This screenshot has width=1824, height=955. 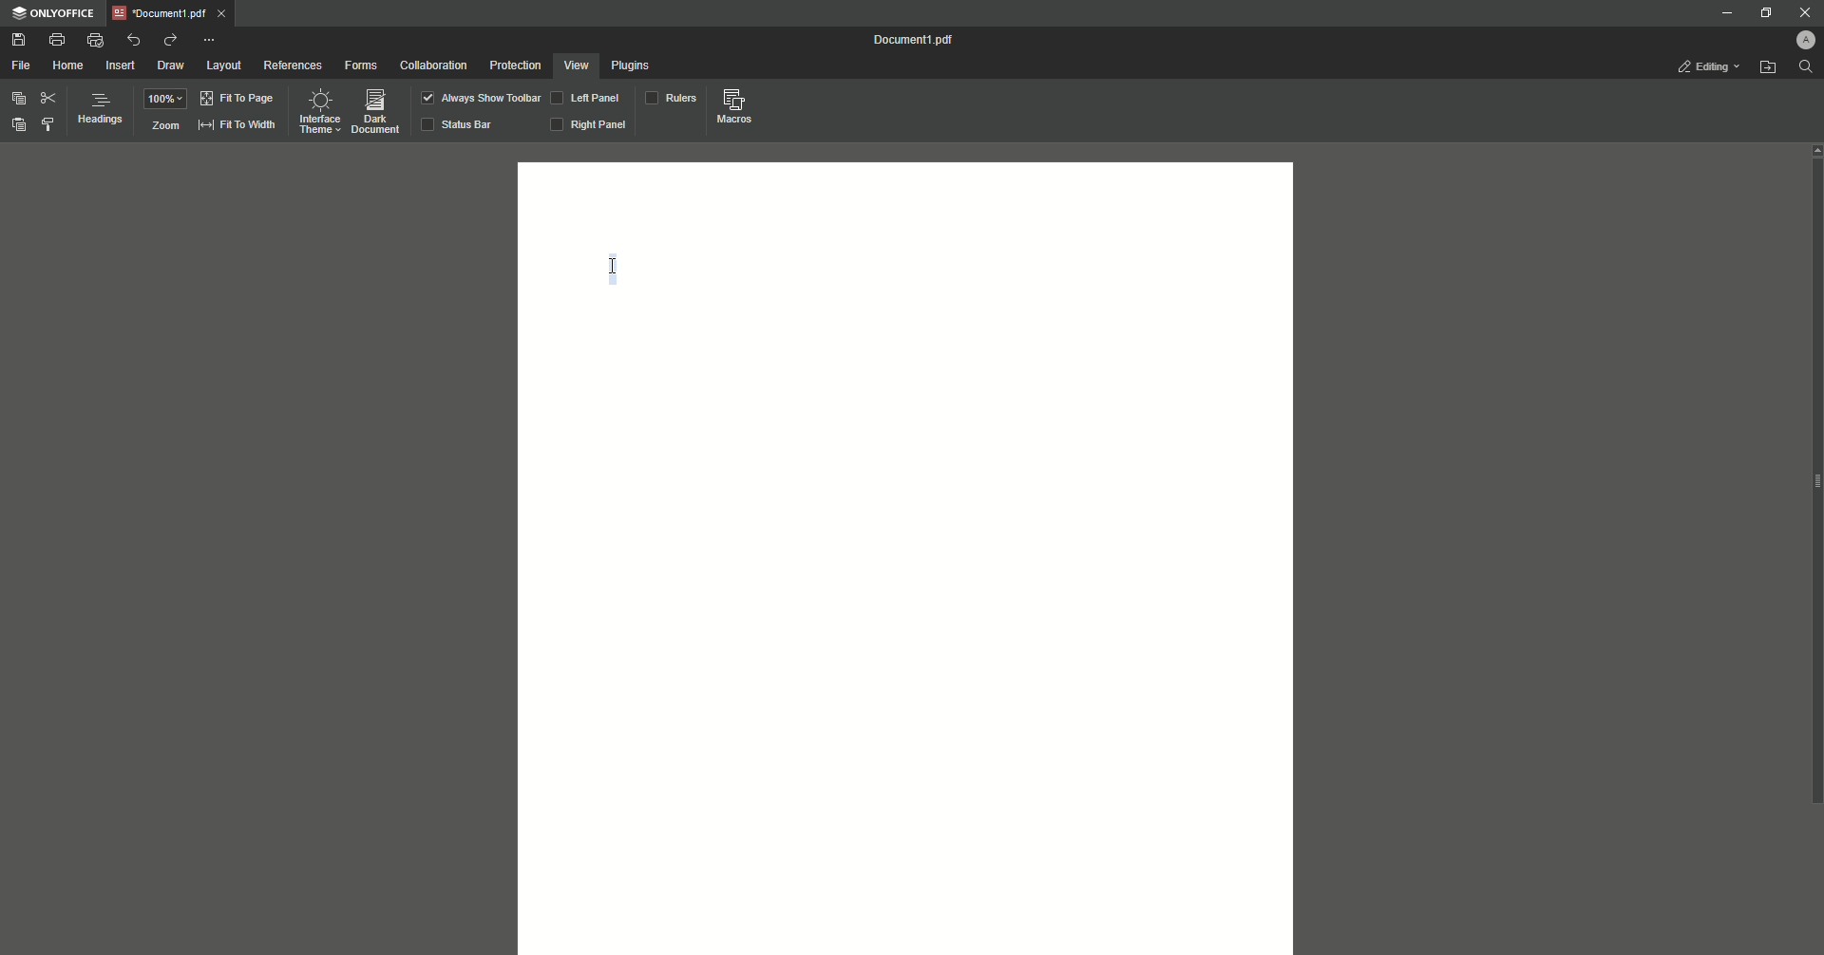 I want to click on Headings, so click(x=100, y=110).